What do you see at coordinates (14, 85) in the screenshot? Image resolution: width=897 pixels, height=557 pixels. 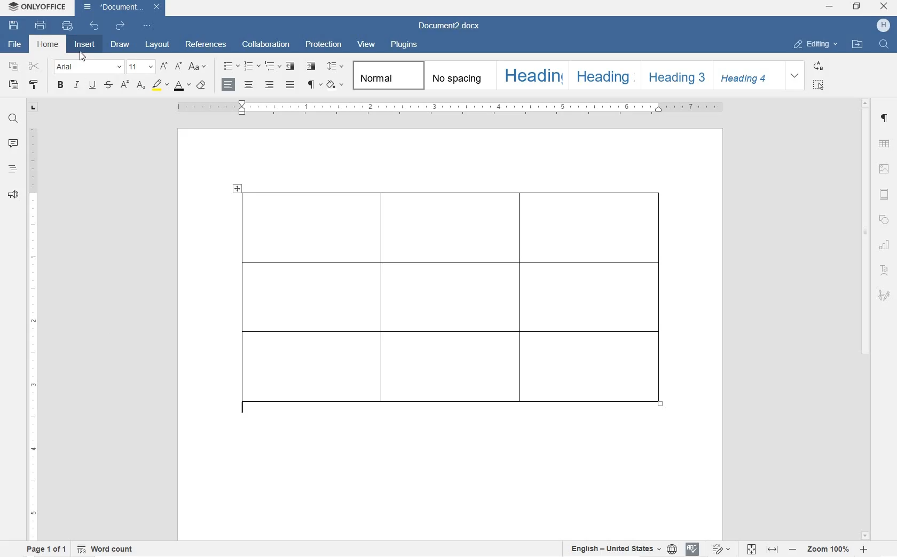 I see `paste` at bounding box center [14, 85].